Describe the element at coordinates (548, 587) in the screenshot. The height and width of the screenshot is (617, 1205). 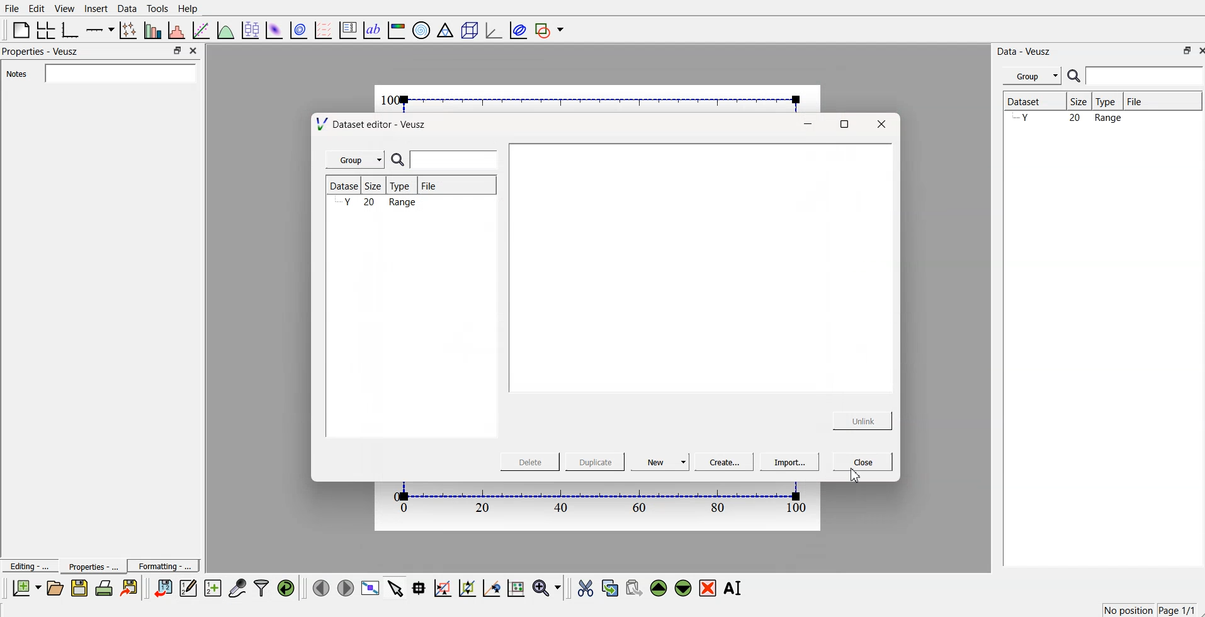
I see `Zoom function menu` at that location.